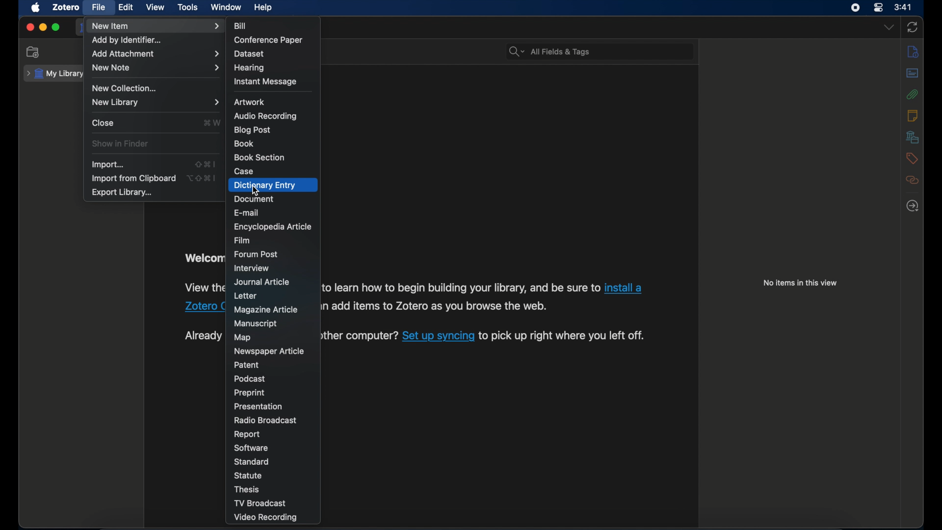 This screenshot has height=530, width=942. Describe the element at coordinates (856, 8) in the screenshot. I see `screen recorder` at that location.